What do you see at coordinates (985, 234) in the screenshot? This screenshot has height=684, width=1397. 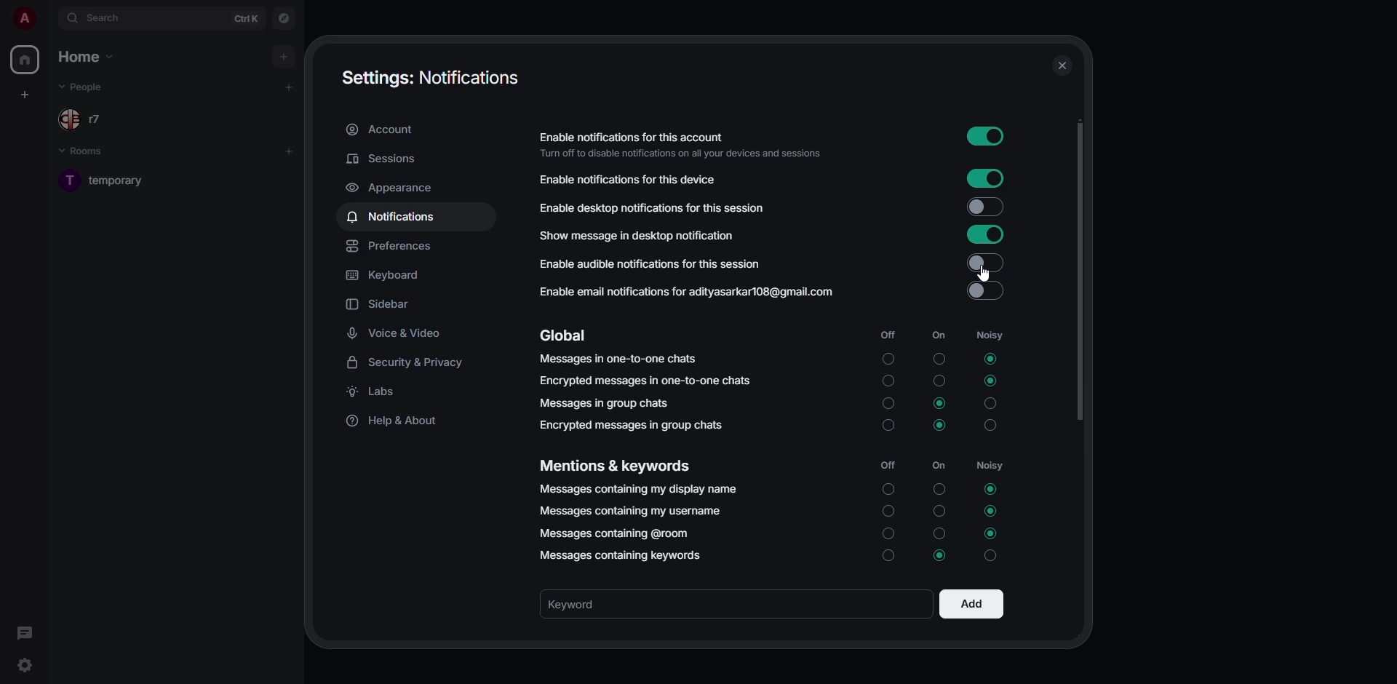 I see `enable` at bounding box center [985, 234].